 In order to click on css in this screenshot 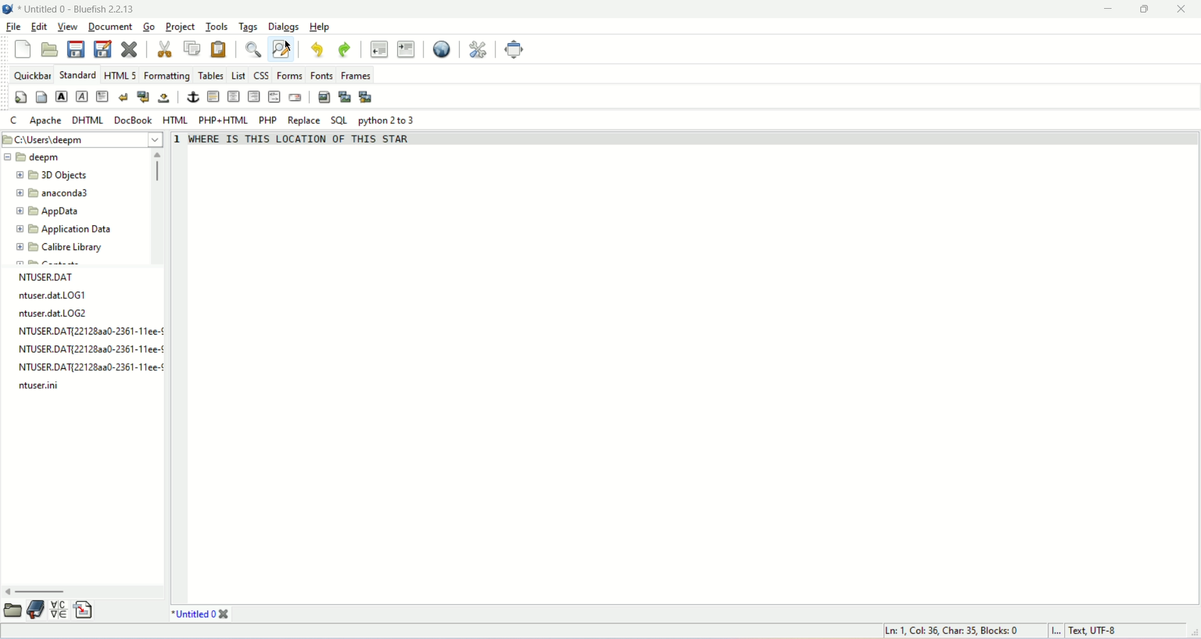, I will do `click(262, 76)`.